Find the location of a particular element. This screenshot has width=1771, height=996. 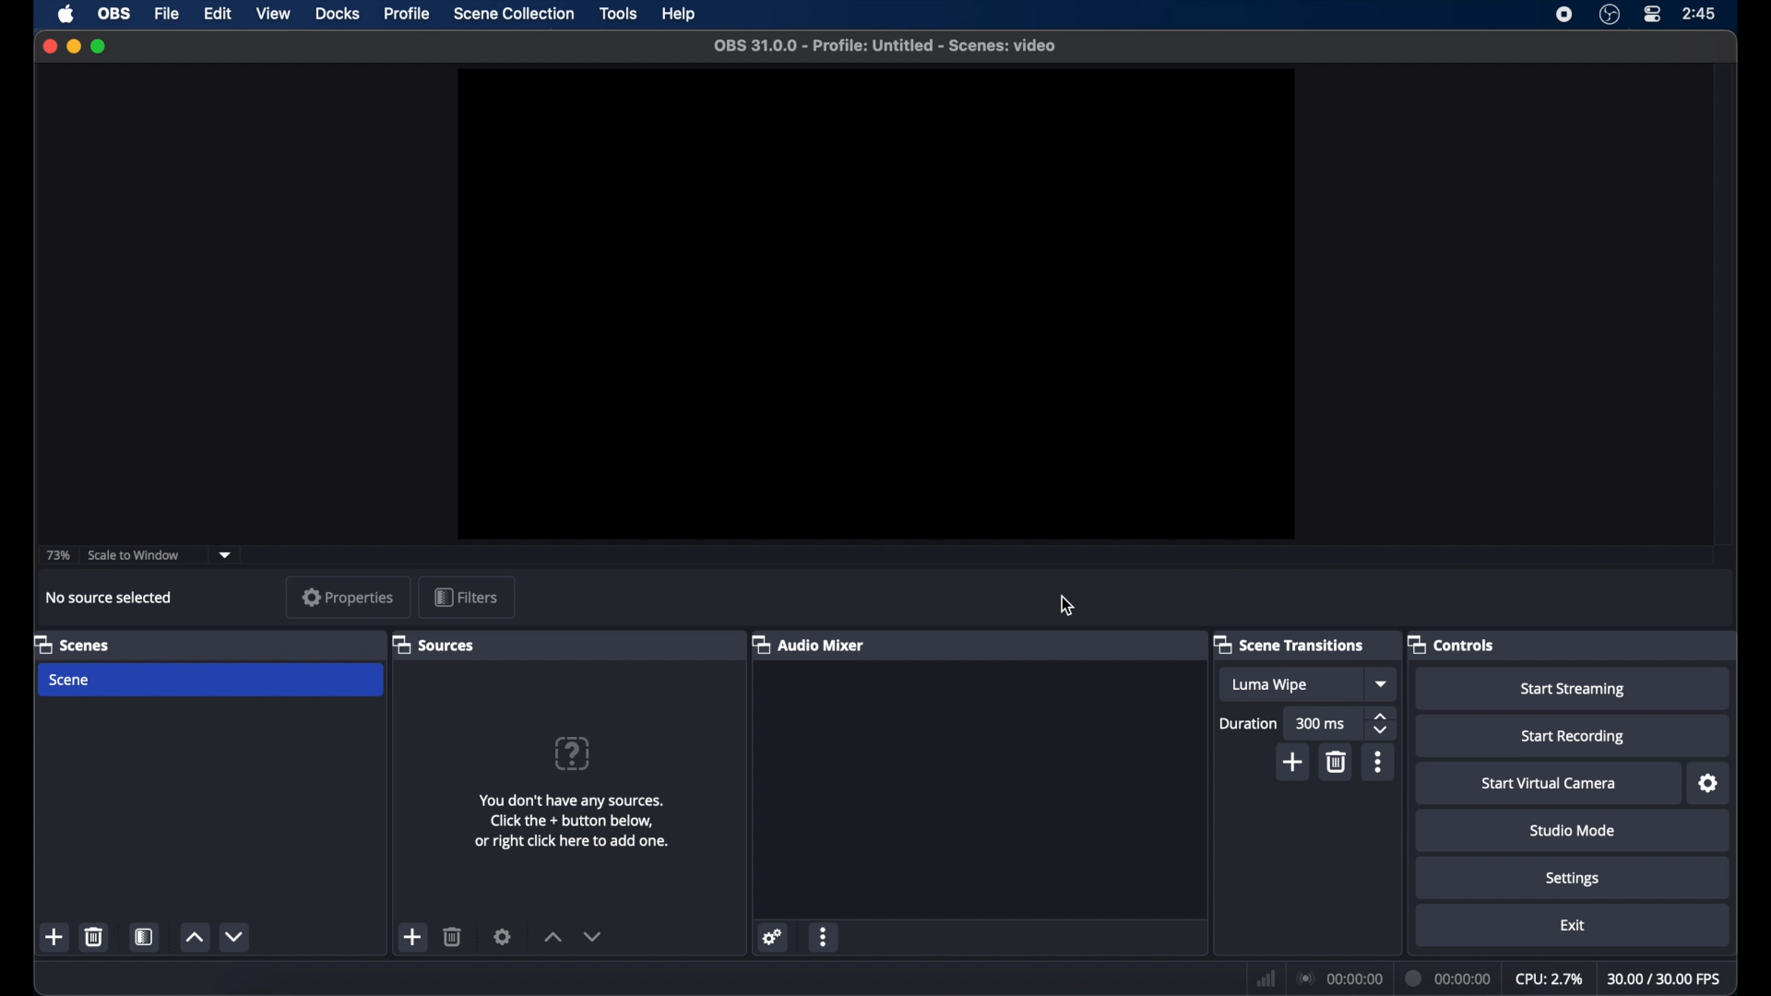

properties is located at coordinates (348, 597).